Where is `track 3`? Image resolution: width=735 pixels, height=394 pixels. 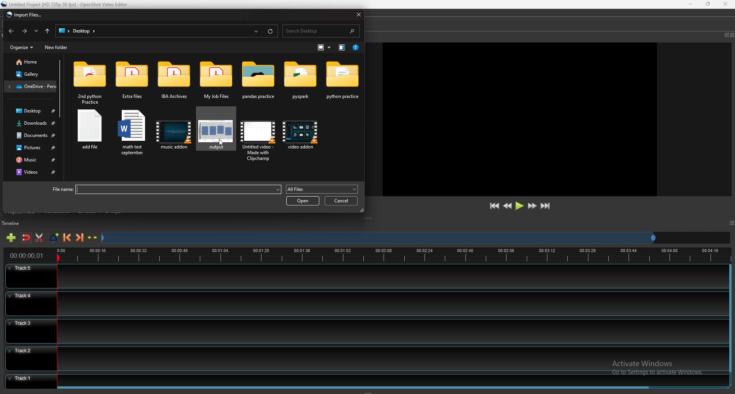 track 3 is located at coordinates (363, 330).